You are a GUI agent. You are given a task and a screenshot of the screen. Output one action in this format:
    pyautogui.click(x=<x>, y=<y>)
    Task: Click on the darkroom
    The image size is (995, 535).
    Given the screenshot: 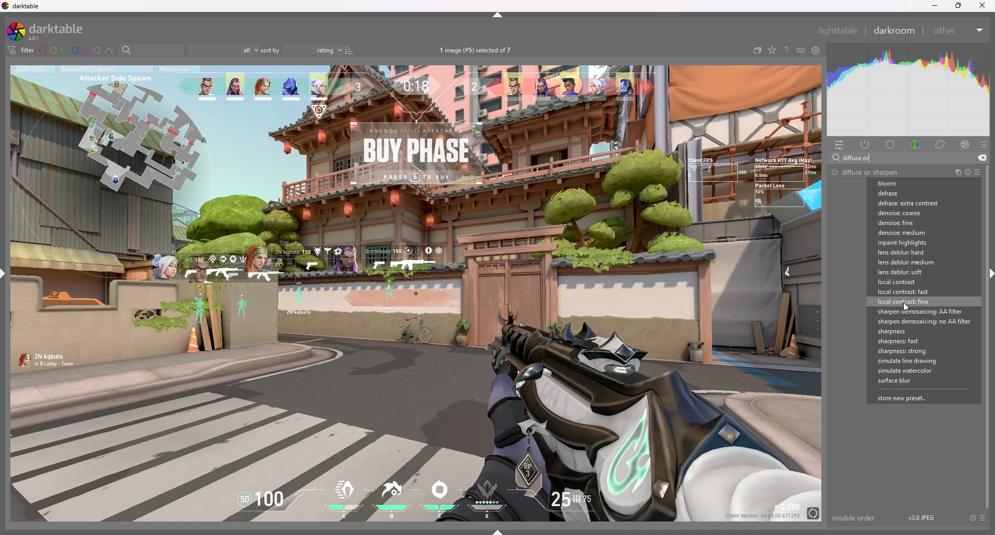 What is the action you would take?
    pyautogui.click(x=896, y=30)
    